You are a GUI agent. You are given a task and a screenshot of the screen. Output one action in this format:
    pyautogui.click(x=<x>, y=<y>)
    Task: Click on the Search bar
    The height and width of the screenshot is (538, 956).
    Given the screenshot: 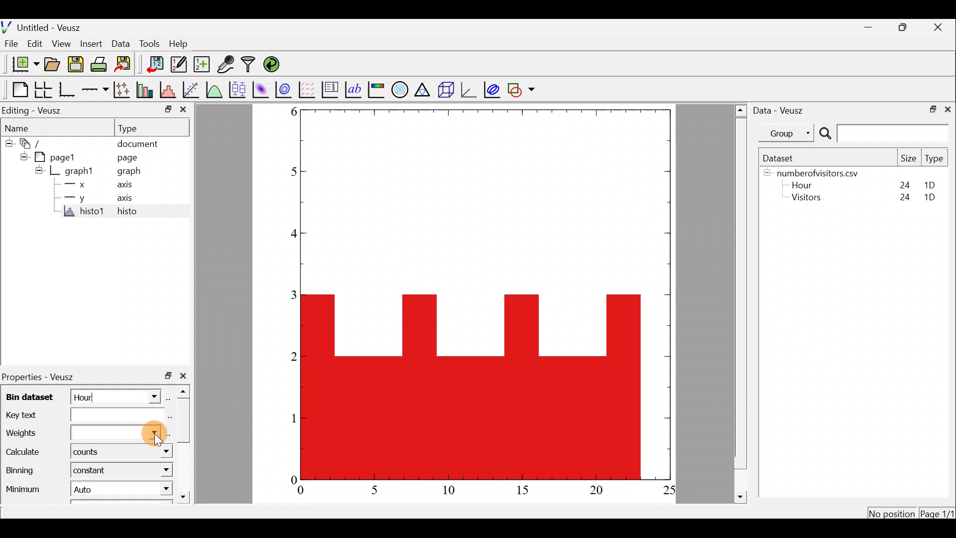 What is the action you would take?
    pyautogui.click(x=884, y=134)
    